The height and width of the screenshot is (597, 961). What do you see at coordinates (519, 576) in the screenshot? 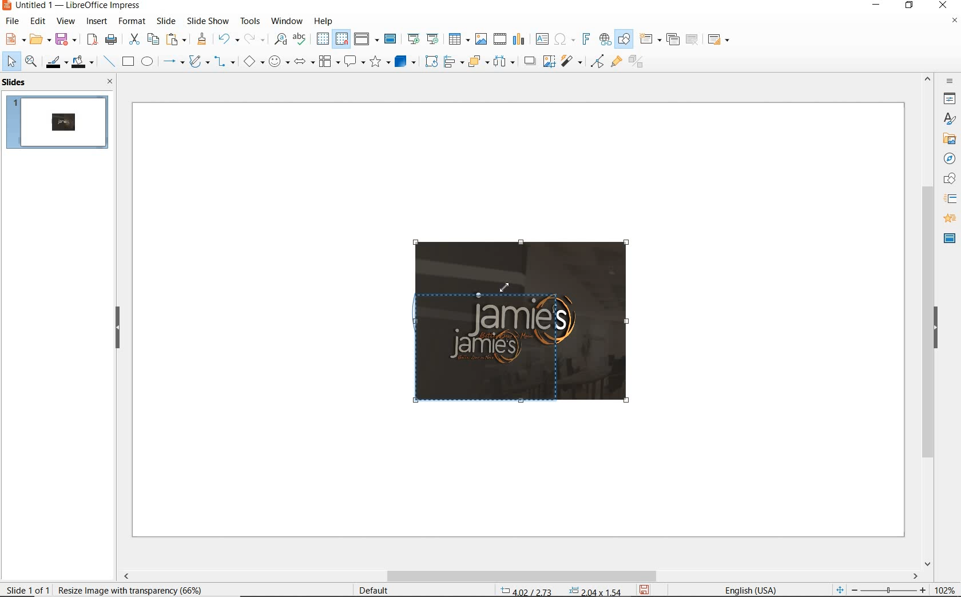
I see `scrollbar` at bounding box center [519, 576].